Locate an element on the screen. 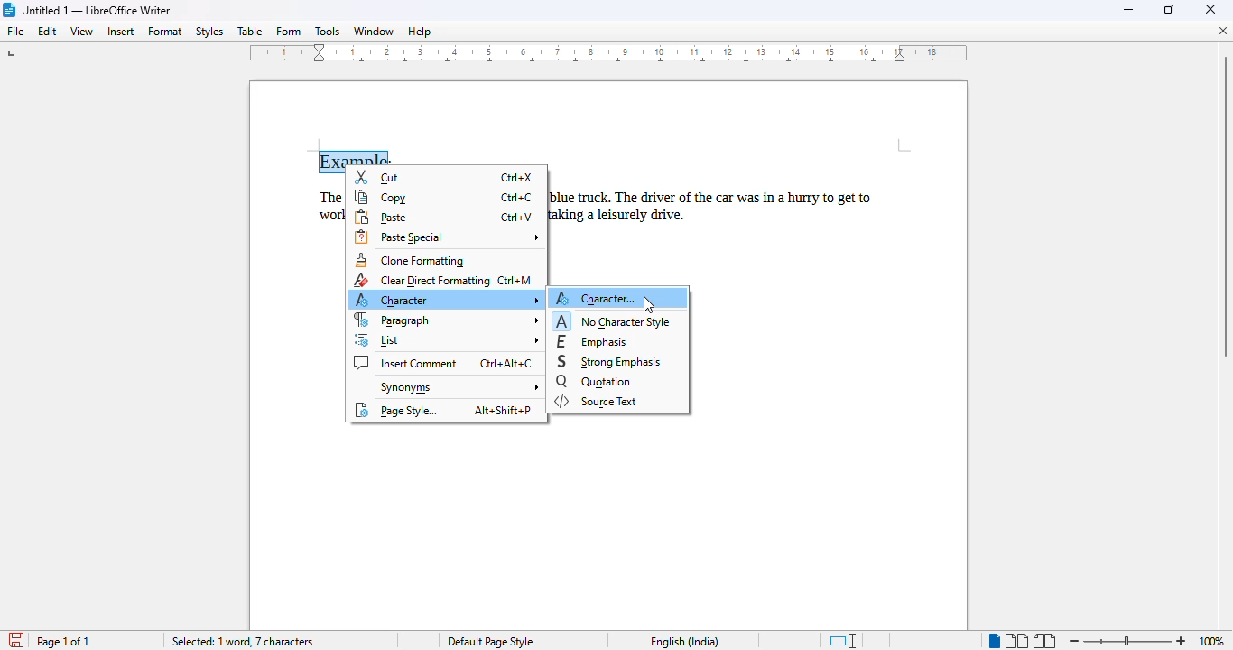 This screenshot has width=1233, height=650. list is located at coordinates (447, 340).